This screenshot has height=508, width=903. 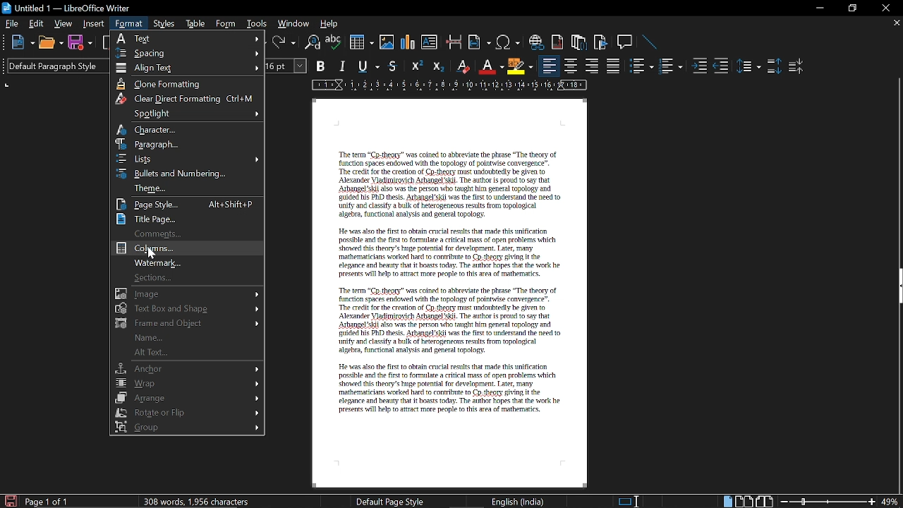 What do you see at coordinates (535, 42) in the screenshot?
I see `Insert link` at bounding box center [535, 42].